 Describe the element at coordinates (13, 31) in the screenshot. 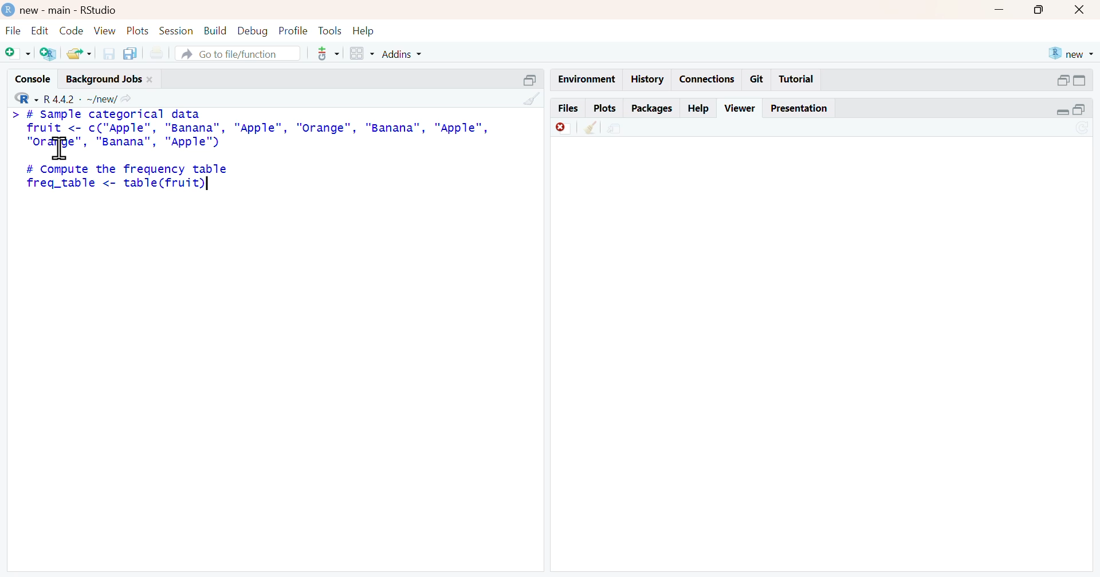

I see `file` at that location.